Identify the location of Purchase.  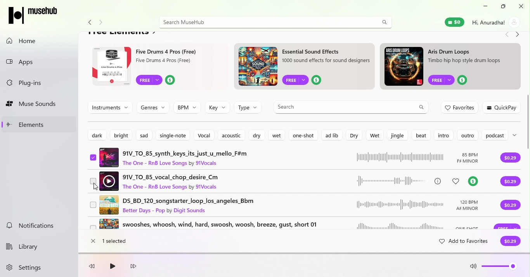
(507, 227).